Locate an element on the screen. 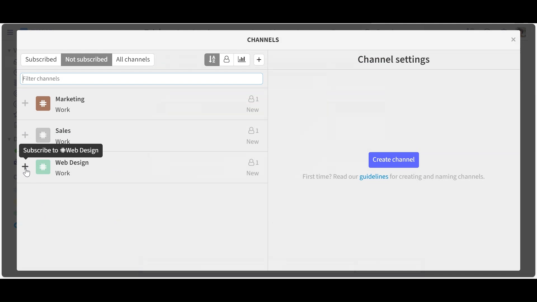 The image size is (537, 302). Cursor is located at coordinates (27, 175).